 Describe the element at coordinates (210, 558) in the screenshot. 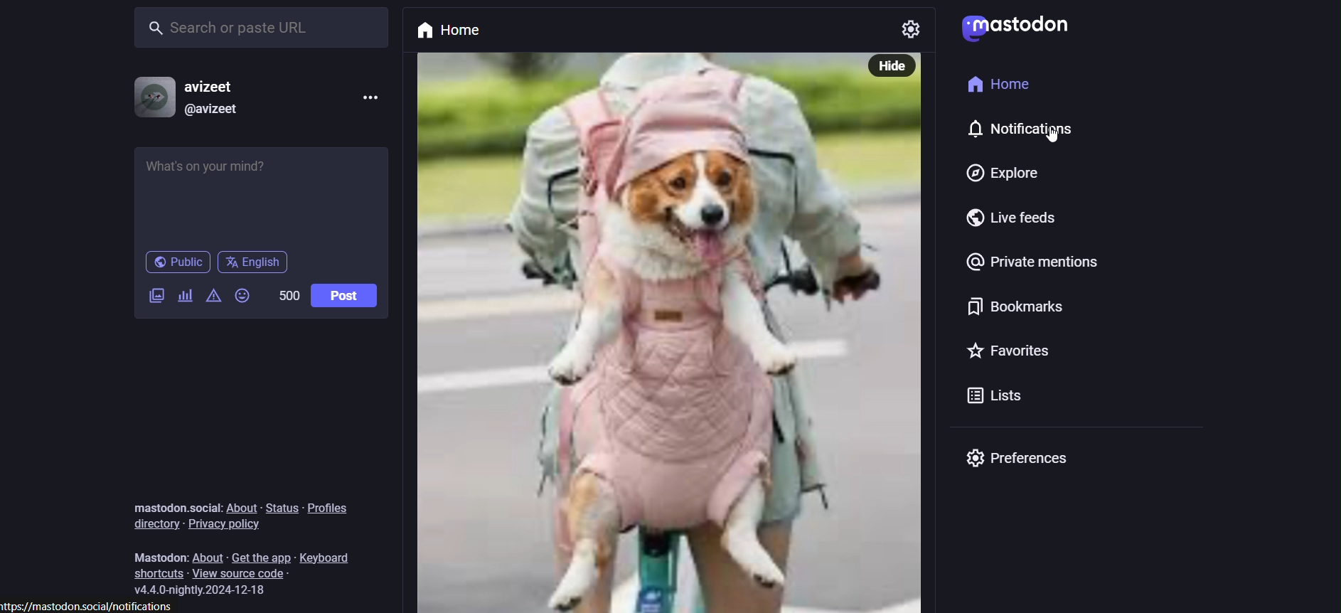

I see `about` at that location.